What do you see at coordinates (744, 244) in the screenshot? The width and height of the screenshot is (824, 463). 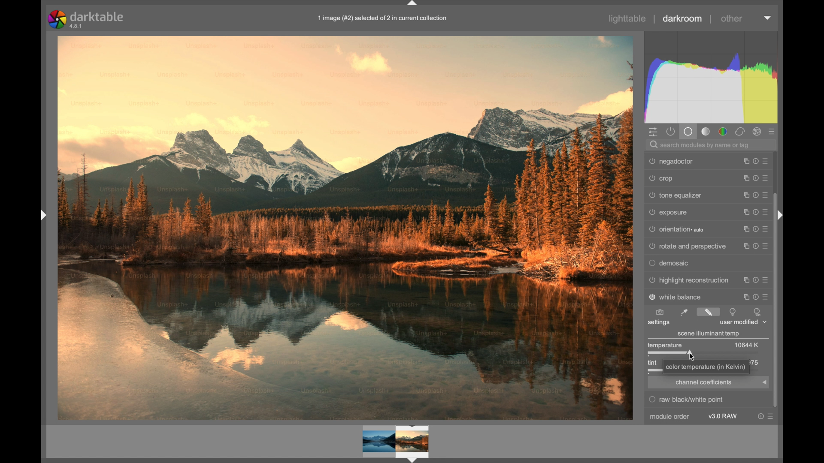 I see `instance` at bounding box center [744, 244].